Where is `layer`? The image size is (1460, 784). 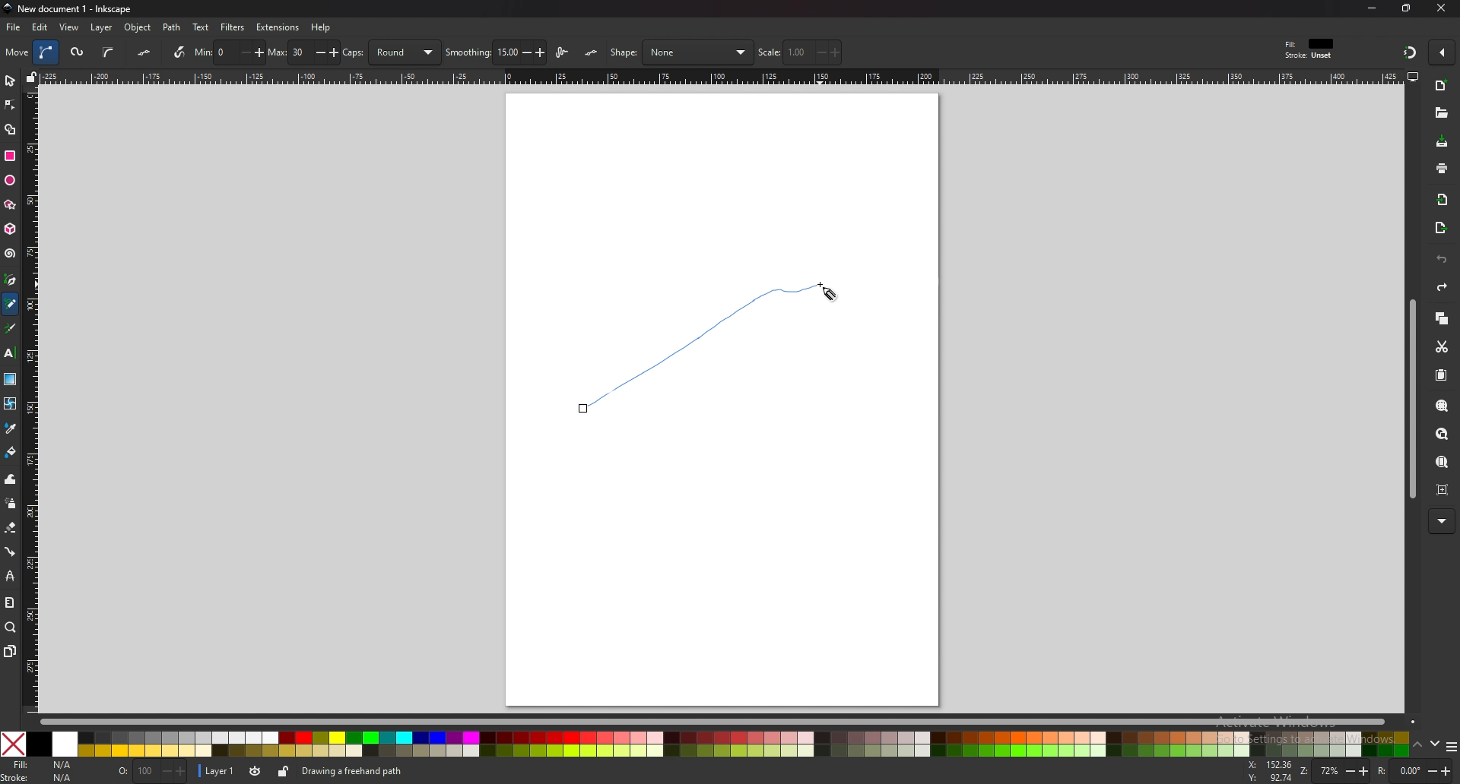 layer is located at coordinates (103, 28).